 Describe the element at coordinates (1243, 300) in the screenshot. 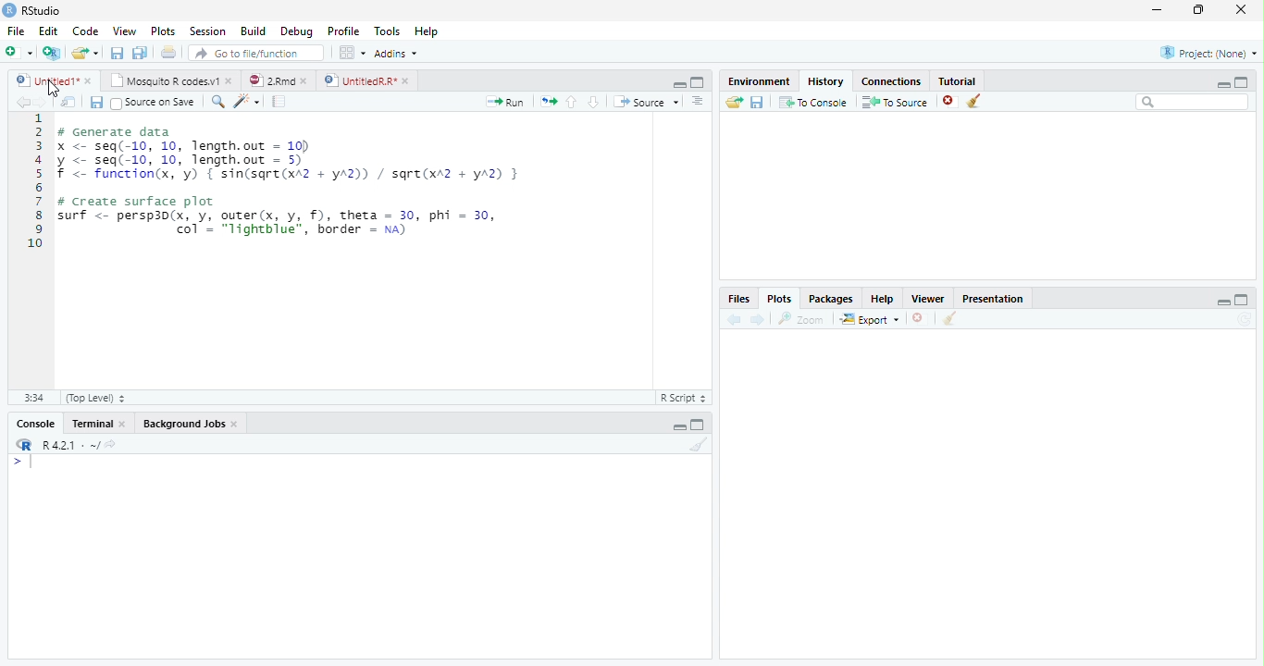

I see `maximize` at that location.